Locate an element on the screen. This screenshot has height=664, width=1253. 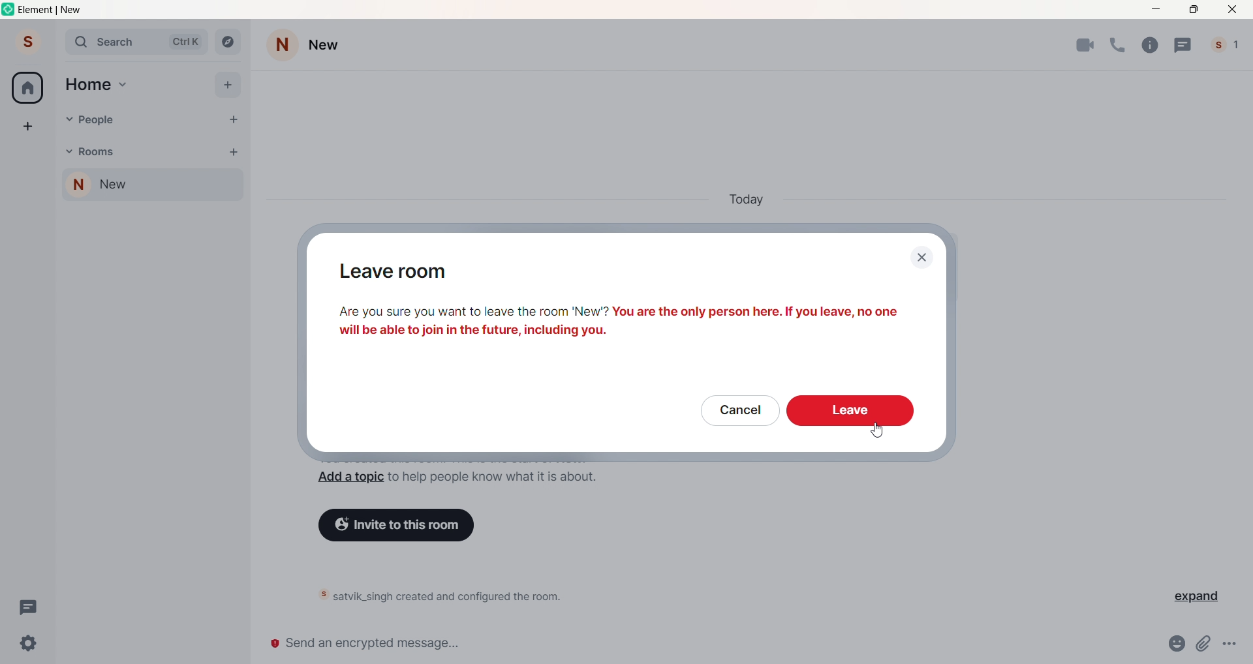
Close Dialog Box is located at coordinates (920, 258).